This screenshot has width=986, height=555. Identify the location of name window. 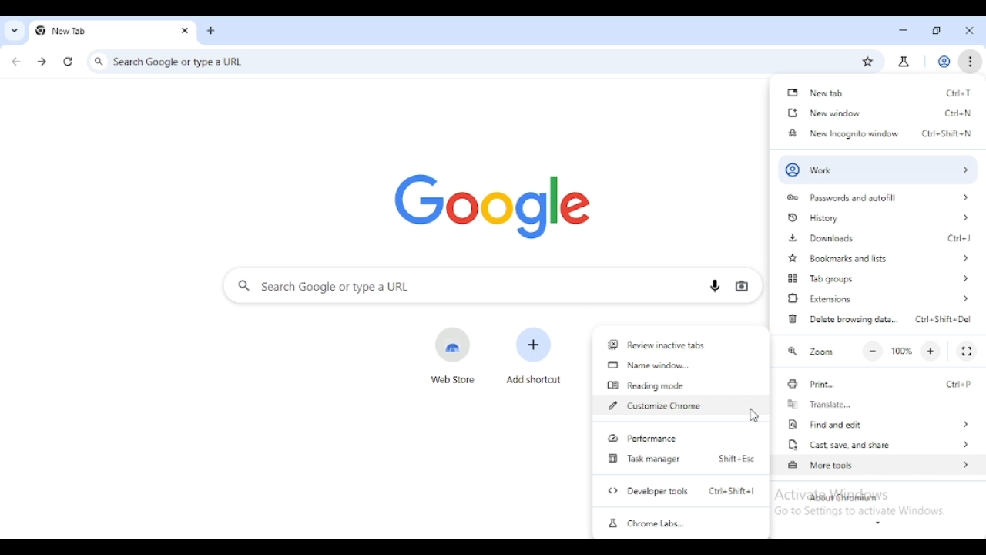
(649, 365).